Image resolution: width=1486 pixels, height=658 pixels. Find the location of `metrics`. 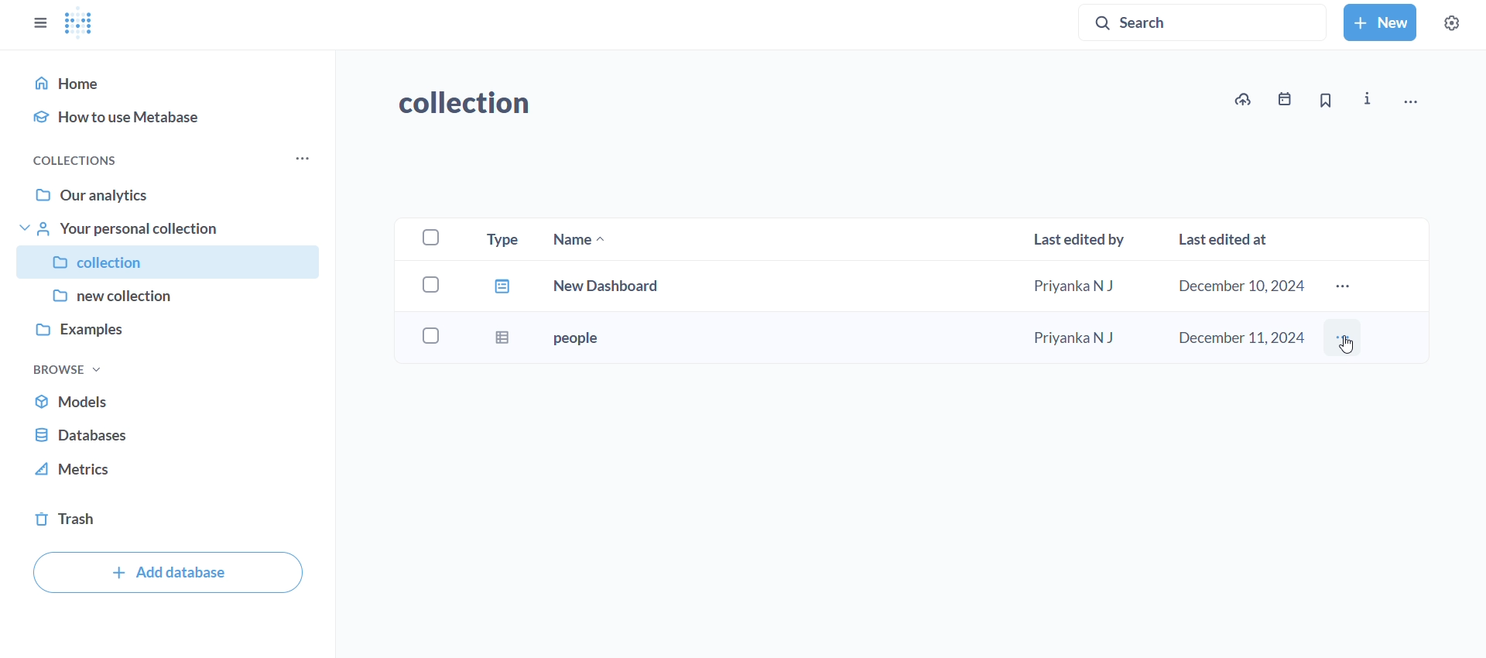

metrics is located at coordinates (170, 474).